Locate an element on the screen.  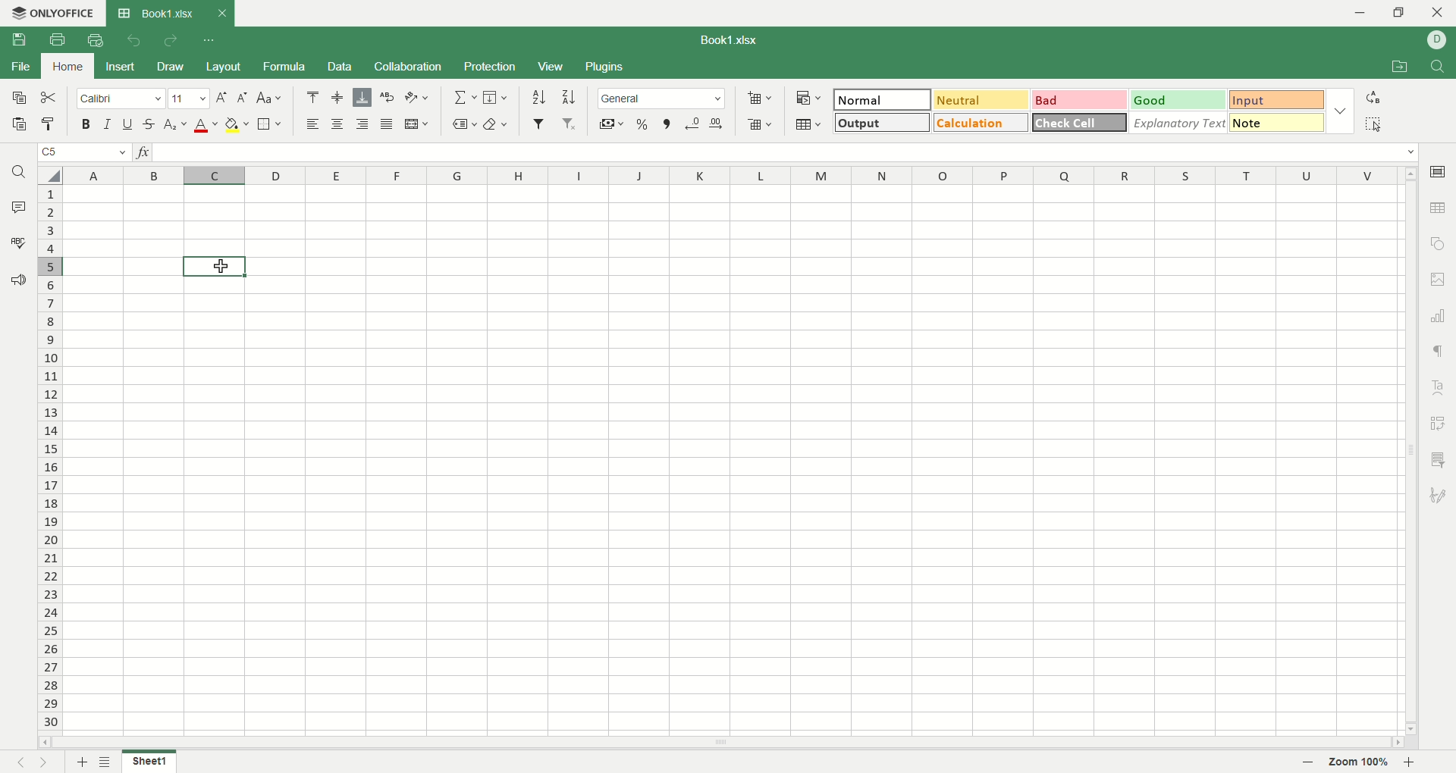
align right is located at coordinates (365, 125).